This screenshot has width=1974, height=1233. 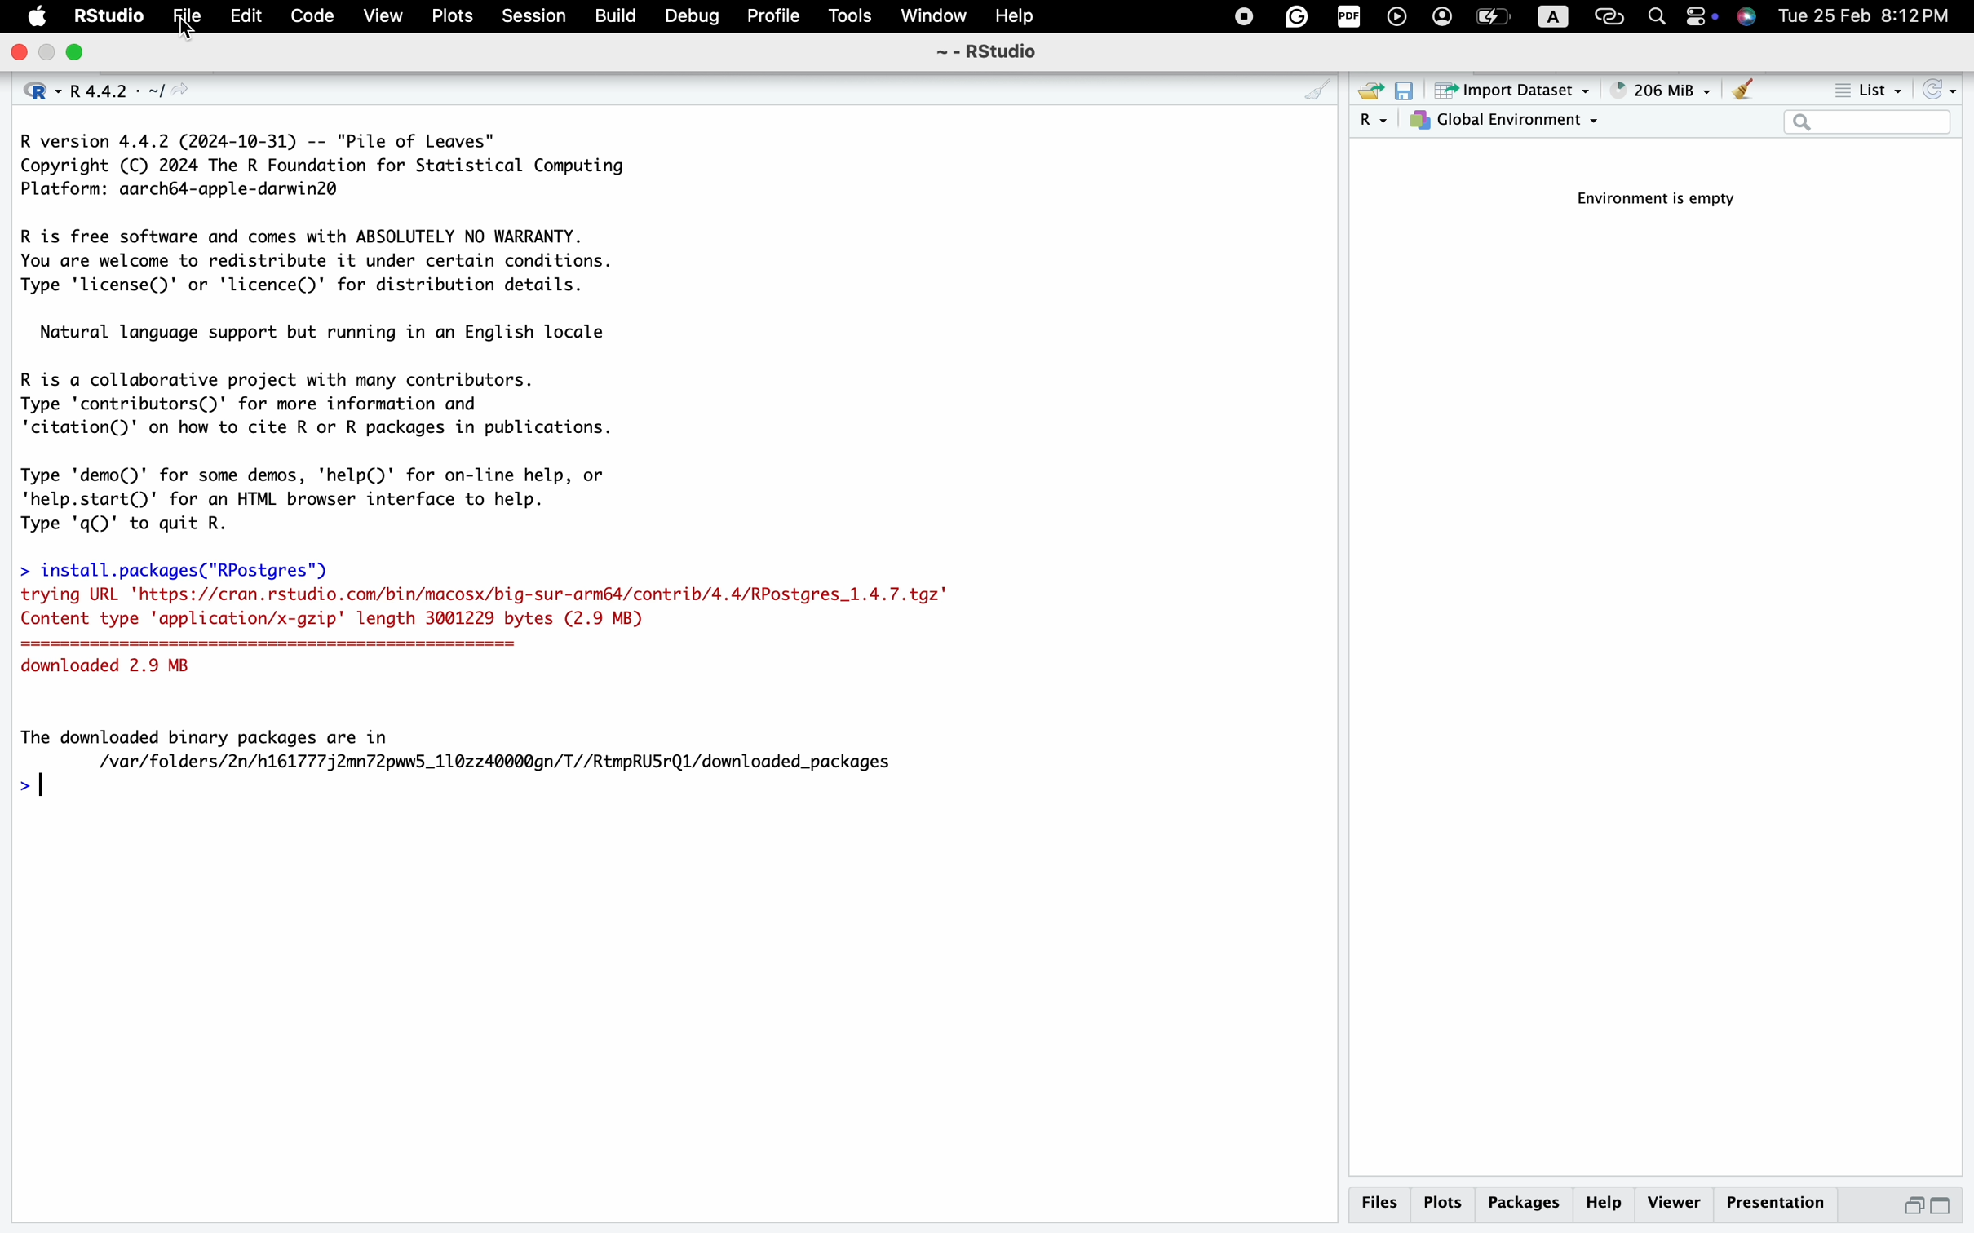 What do you see at coordinates (1673, 1204) in the screenshot?
I see `viewer` at bounding box center [1673, 1204].